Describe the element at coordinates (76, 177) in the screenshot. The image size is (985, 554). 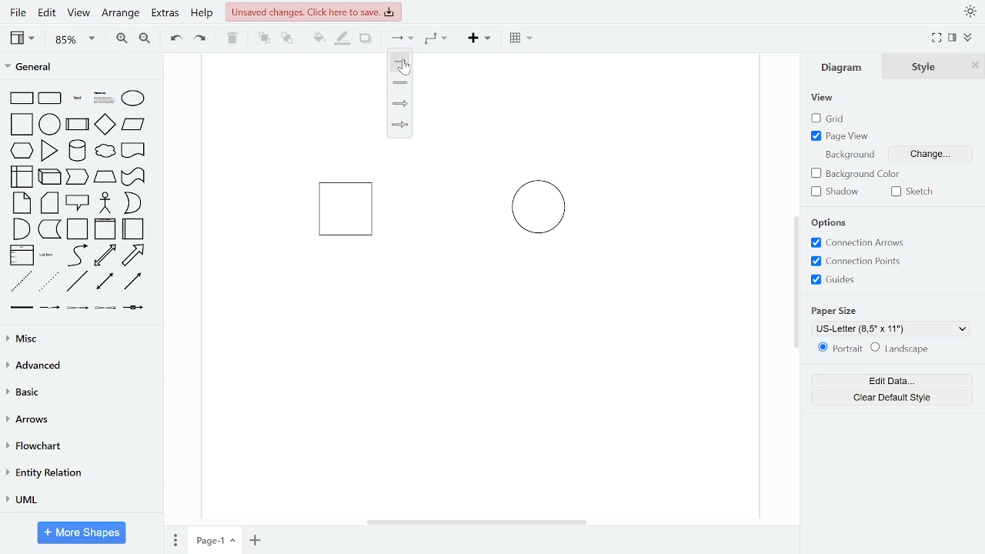
I see `step` at that location.